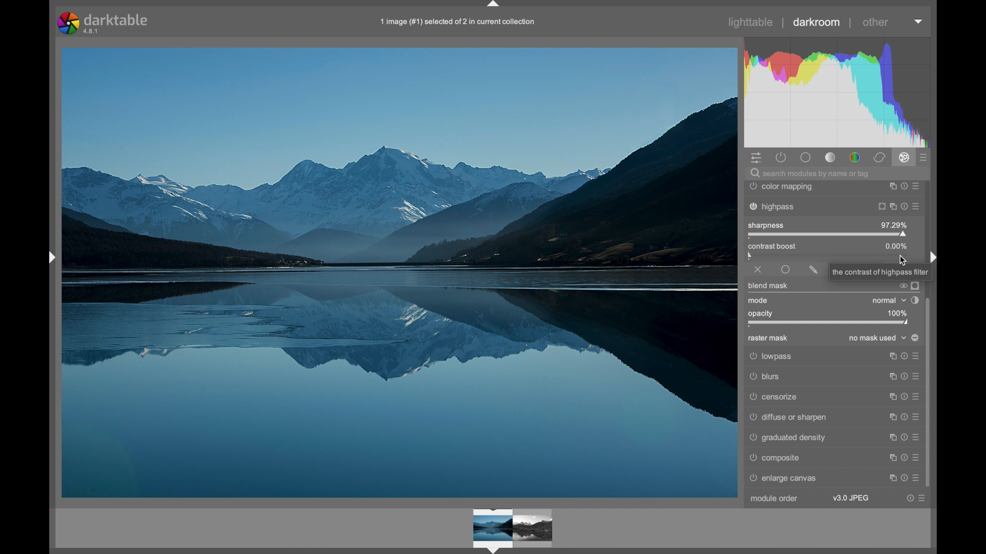 The width and height of the screenshot is (986, 554). Describe the element at coordinates (916, 285) in the screenshot. I see `display mask` at that location.